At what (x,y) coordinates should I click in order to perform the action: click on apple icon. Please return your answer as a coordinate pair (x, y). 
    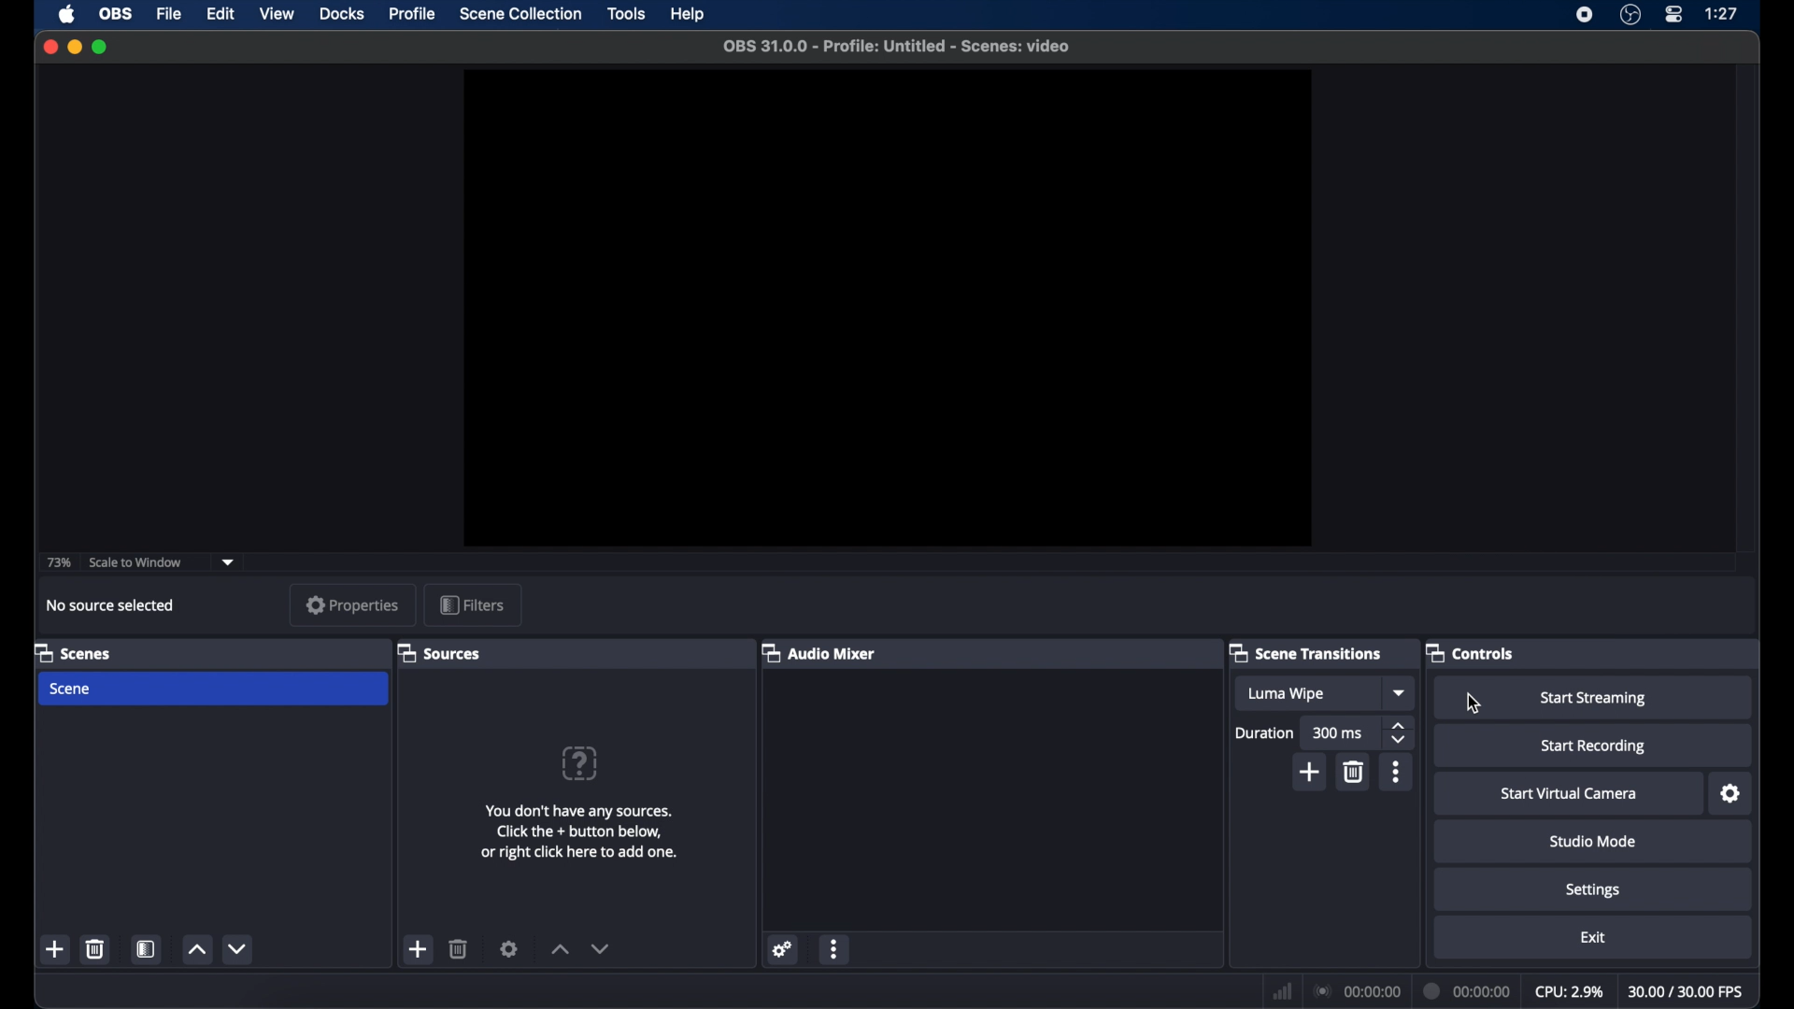
    Looking at the image, I should click on (68, 14).